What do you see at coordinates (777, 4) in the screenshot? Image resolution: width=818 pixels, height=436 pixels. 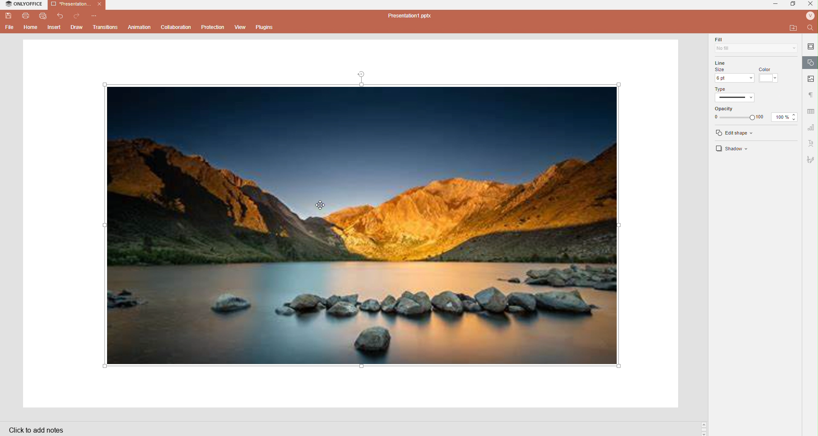 I see `minimize` at bounding box center [777, 4].